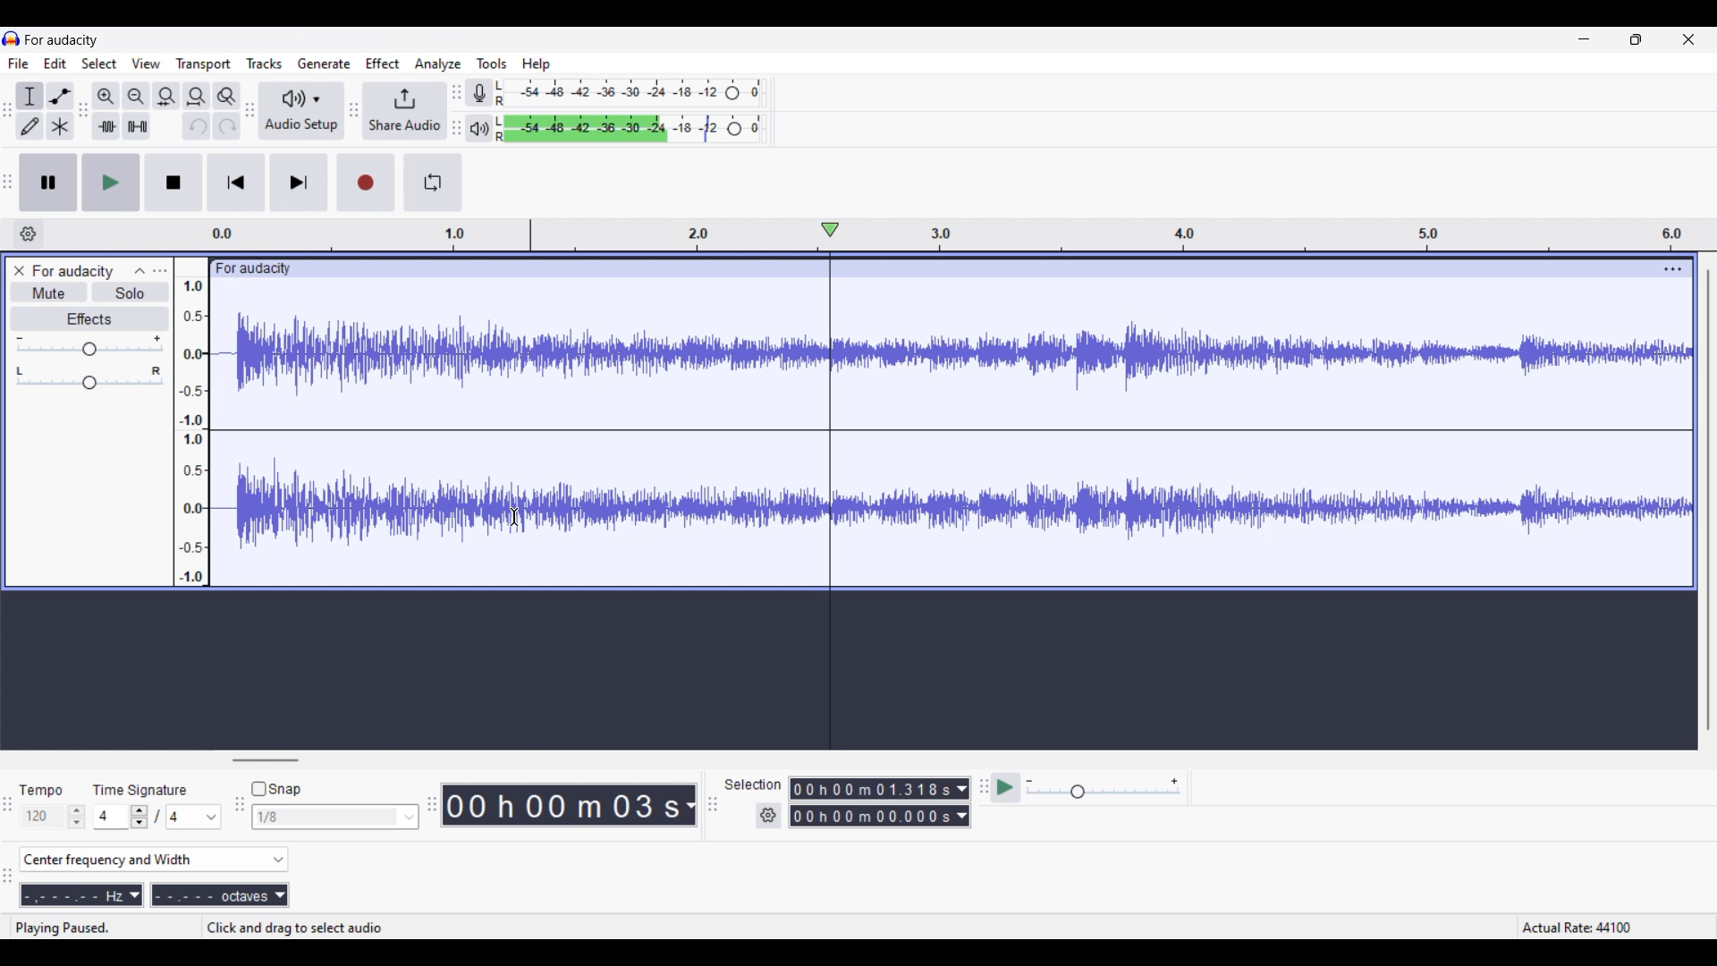 The height and width of the screenshot is (966, 1717). I want to click on Track options, so click(1673, 269).